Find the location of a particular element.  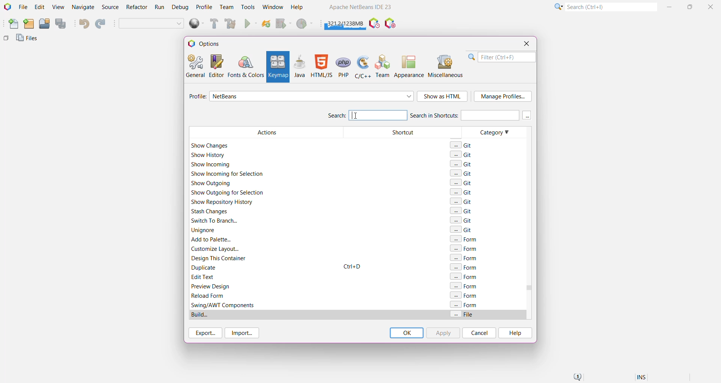

Redo is located at coordinates (101, 24).